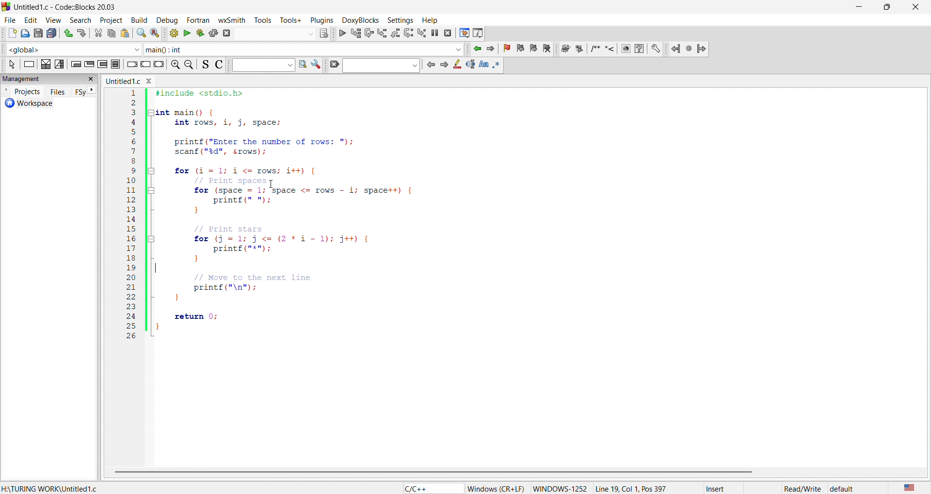  I want to click on Windows (CR+LF), so click(496, 489).